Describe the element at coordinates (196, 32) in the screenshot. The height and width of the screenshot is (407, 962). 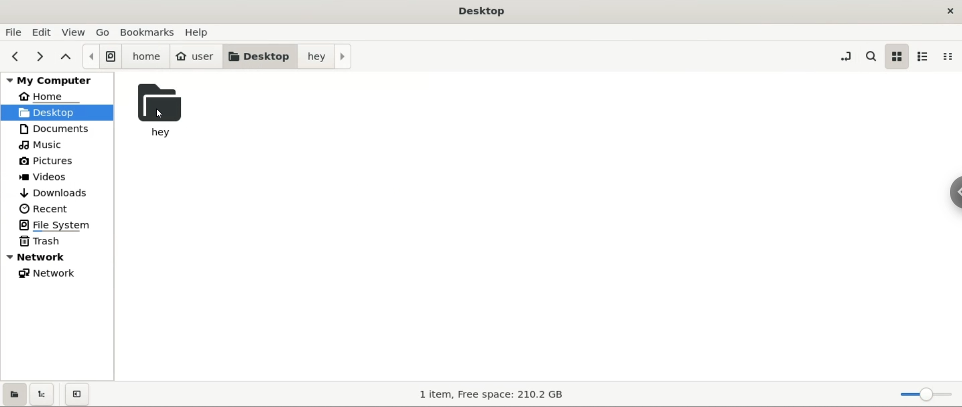
I see `help` at that location.